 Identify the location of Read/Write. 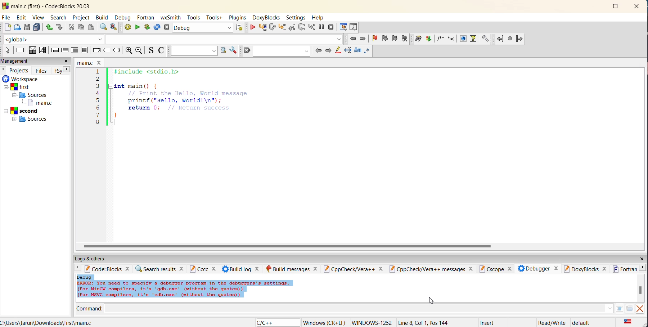
(551, 322).